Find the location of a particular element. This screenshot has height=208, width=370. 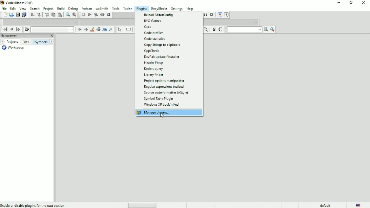

Prev is located at coordinates (79, 30).